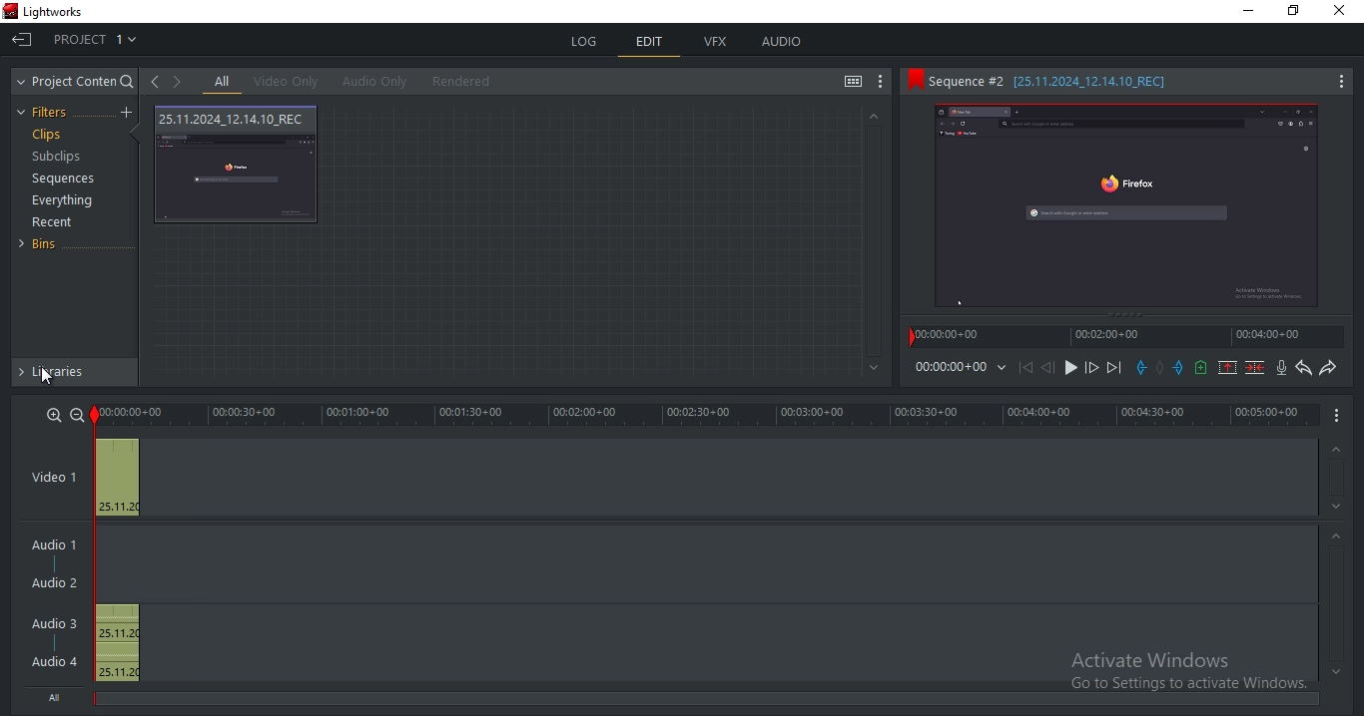 The image size is (1364, 716). Describe the element at coordinates (1228, 368) in the screenshot. I see `remove the marked section` at that location.